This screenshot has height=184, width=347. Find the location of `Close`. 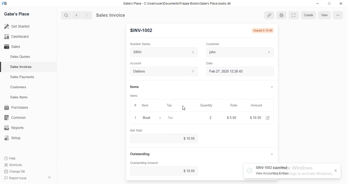

Close is located at coordinates (341, 4).